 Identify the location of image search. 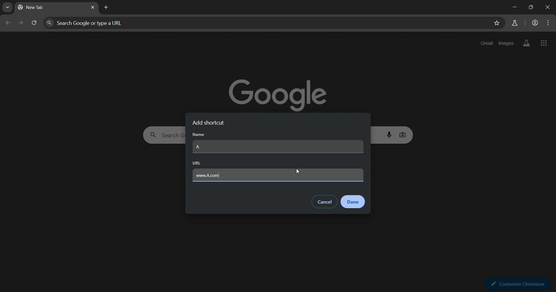
(403, 134).